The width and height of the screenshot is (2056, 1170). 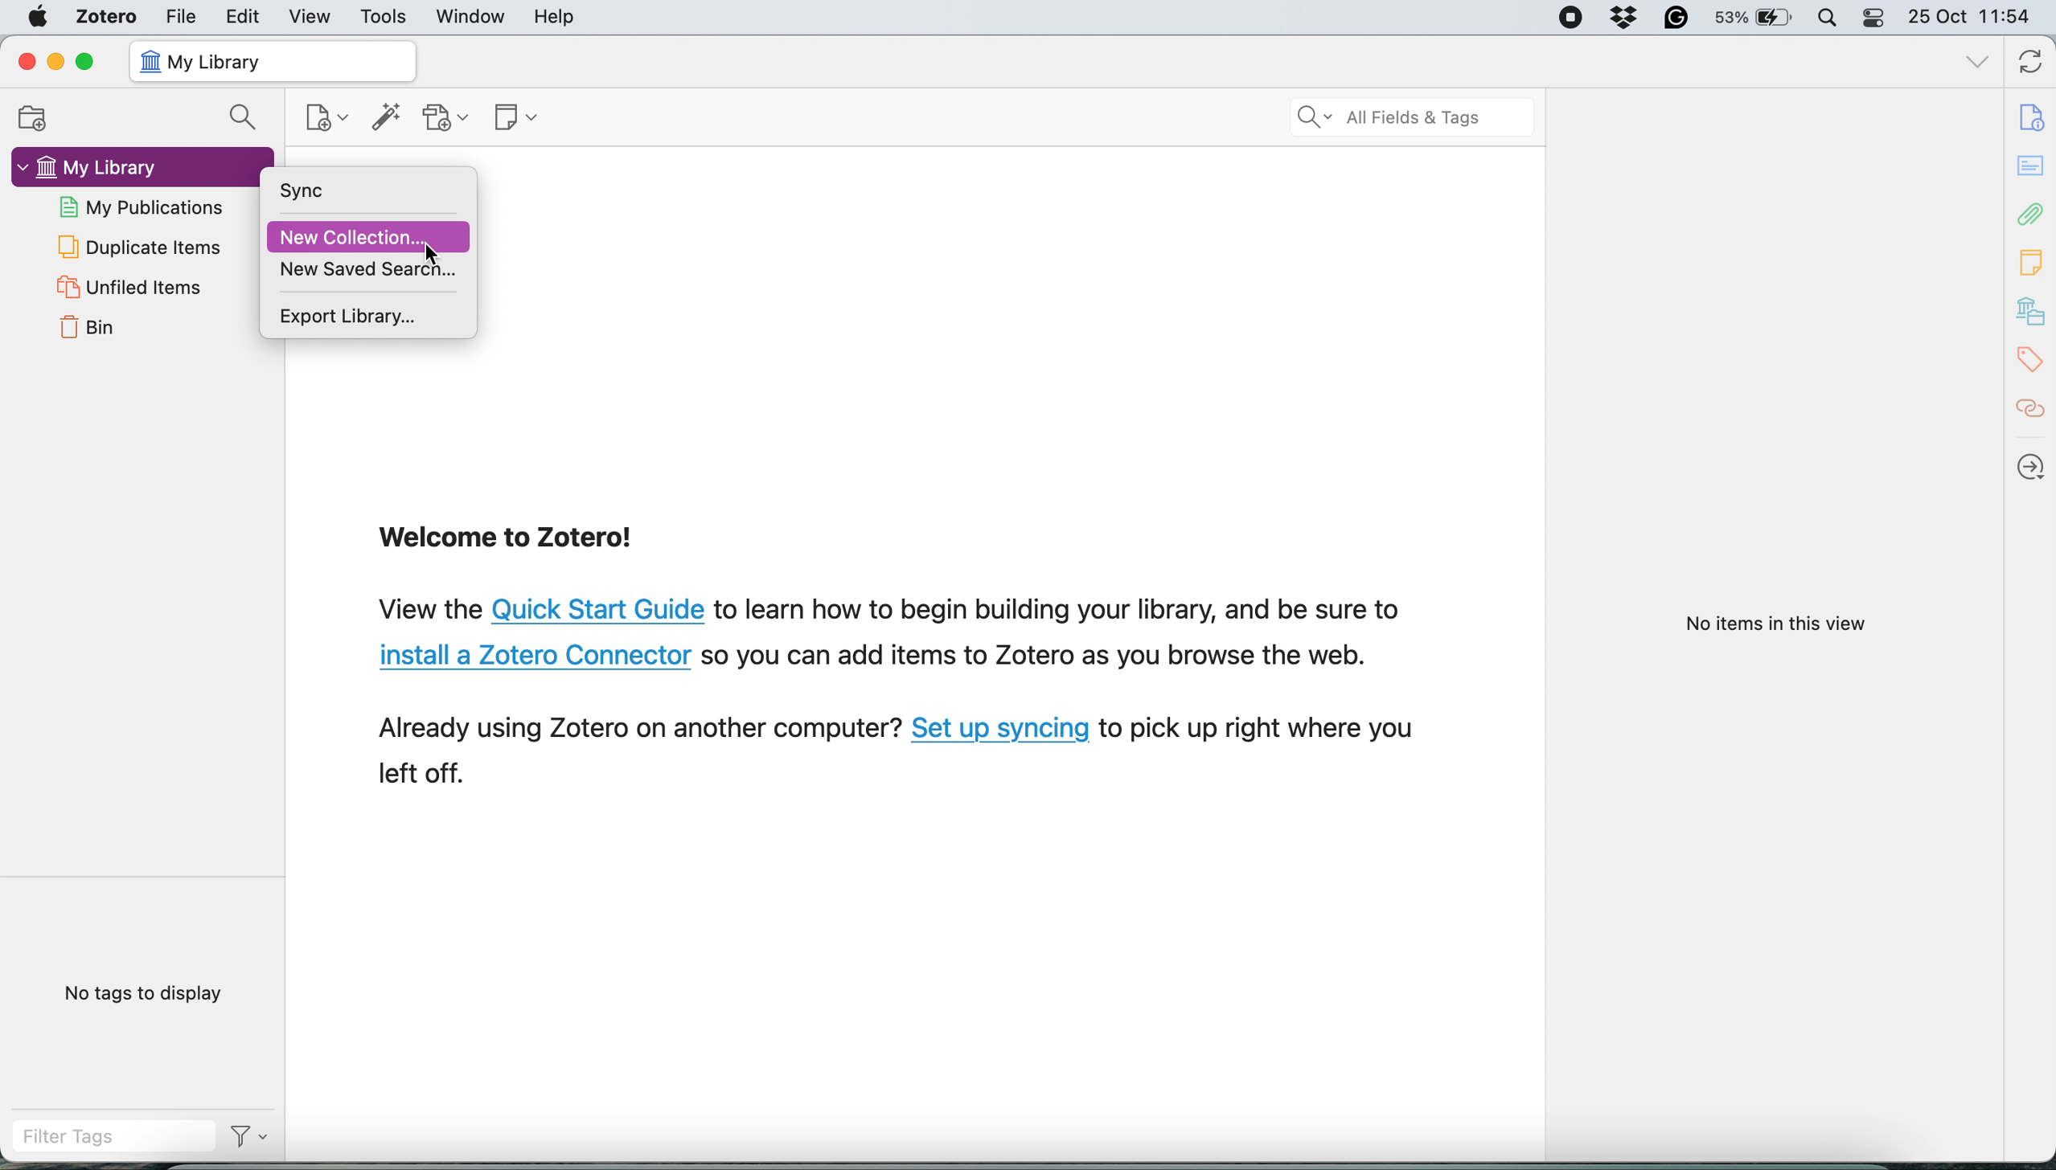 What do you see at coordinates (40, 117) in the screenshot?
I see `new collection` at bounding box center [40, 117].